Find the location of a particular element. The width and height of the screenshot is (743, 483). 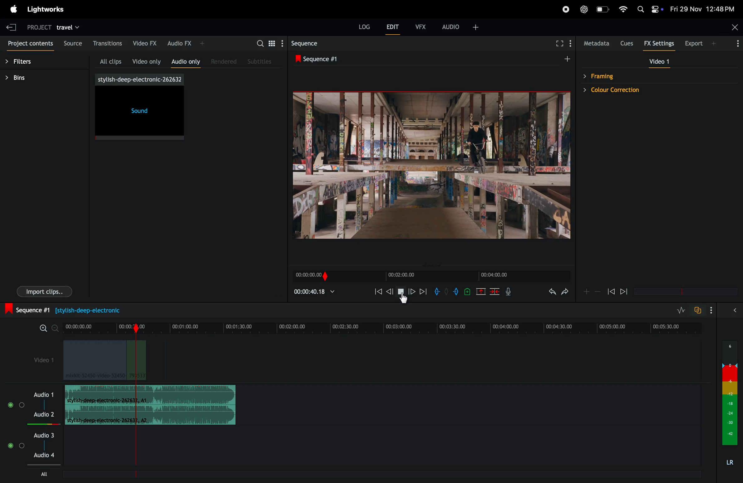

Toggle is located at coordinates (22, 405).